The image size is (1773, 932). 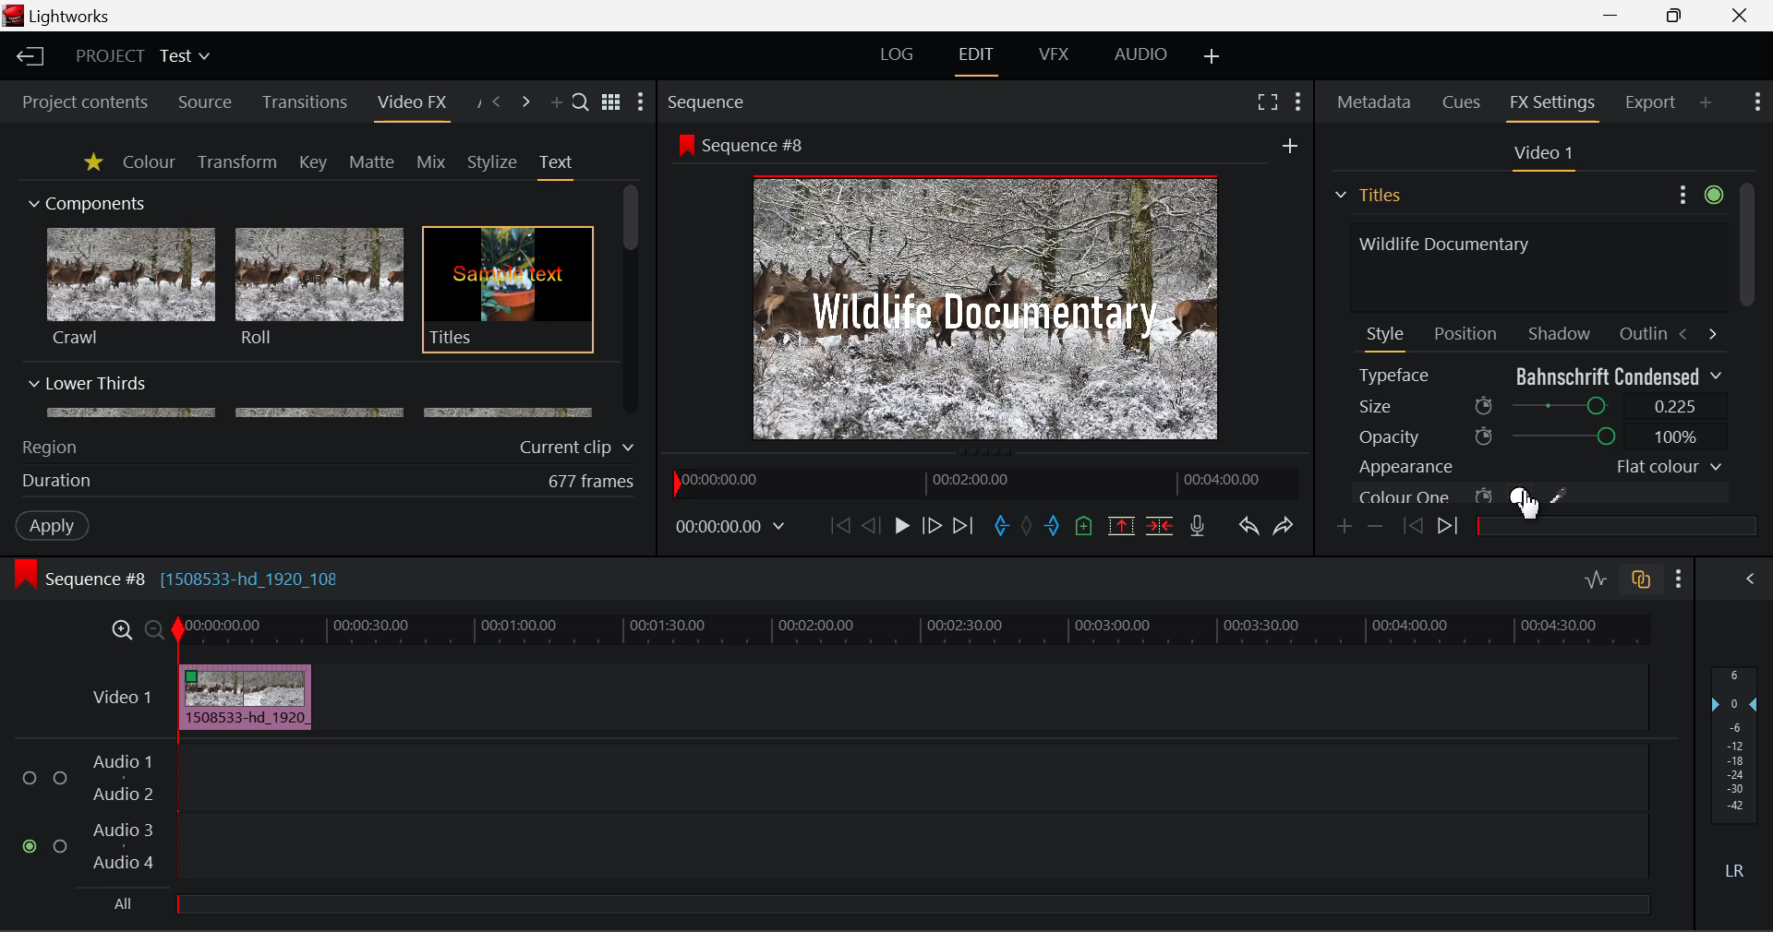 I want to click on Settings, so click(x=1697, y=192).